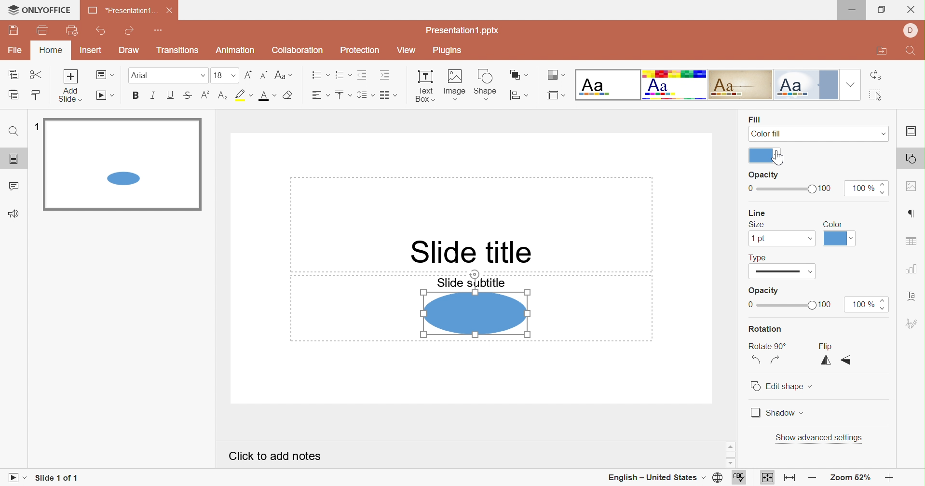  Describe the element at coordinates (733, 464) in the screenshot. I see `Scroll down` at that location.